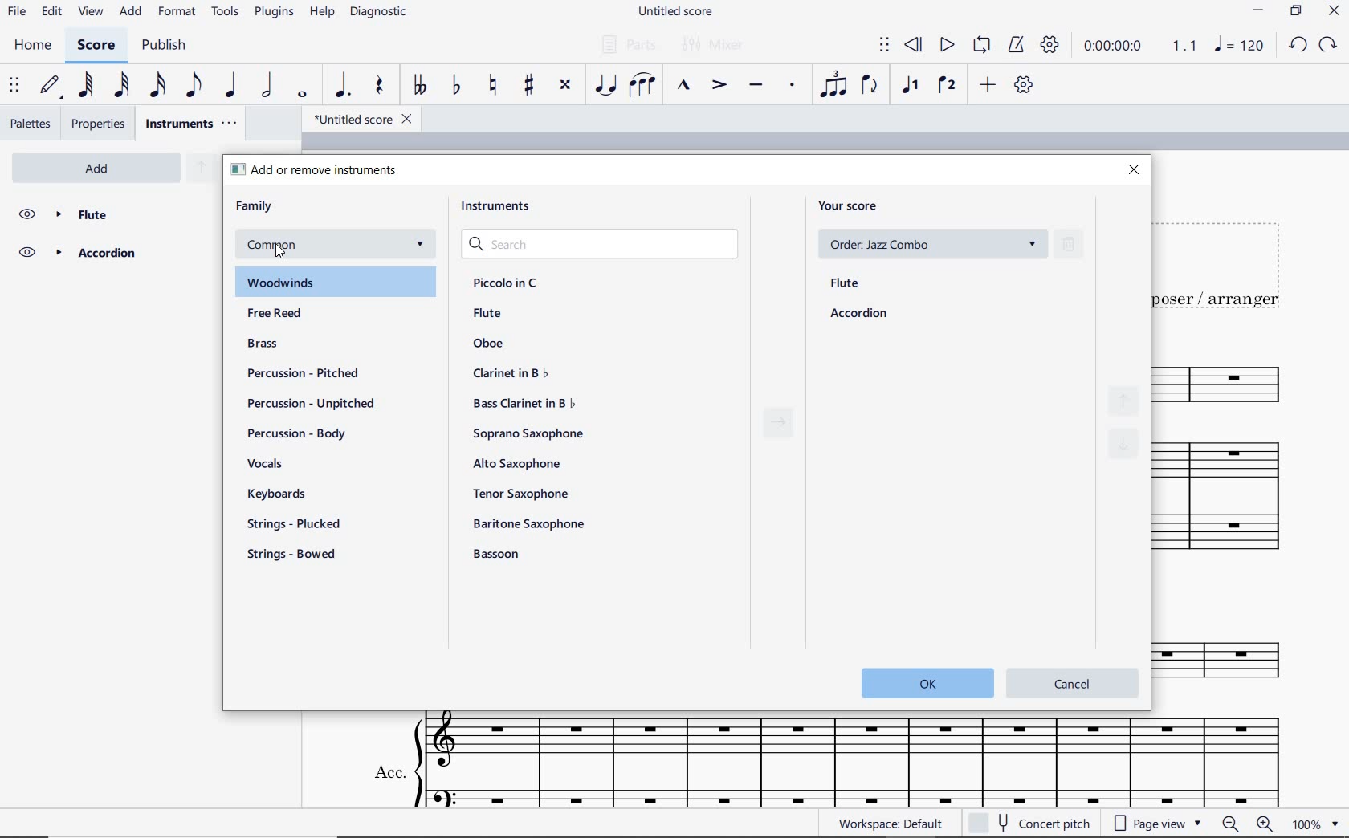  Describe the element at coordinates (888, 823) in the screenshot. I see `workspace: default` at that location.